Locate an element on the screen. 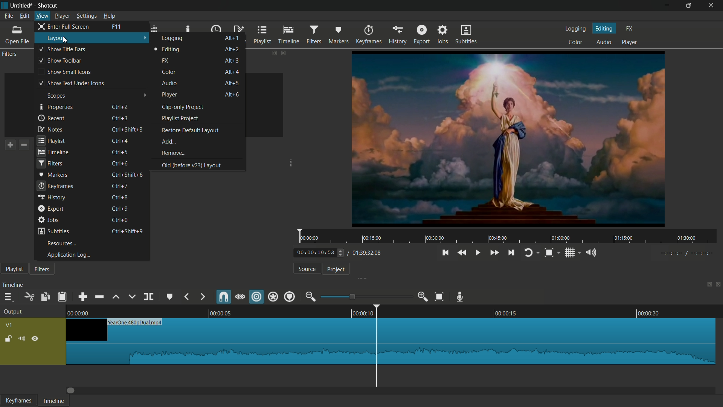  show volume control is located at coordinates (592, 254).